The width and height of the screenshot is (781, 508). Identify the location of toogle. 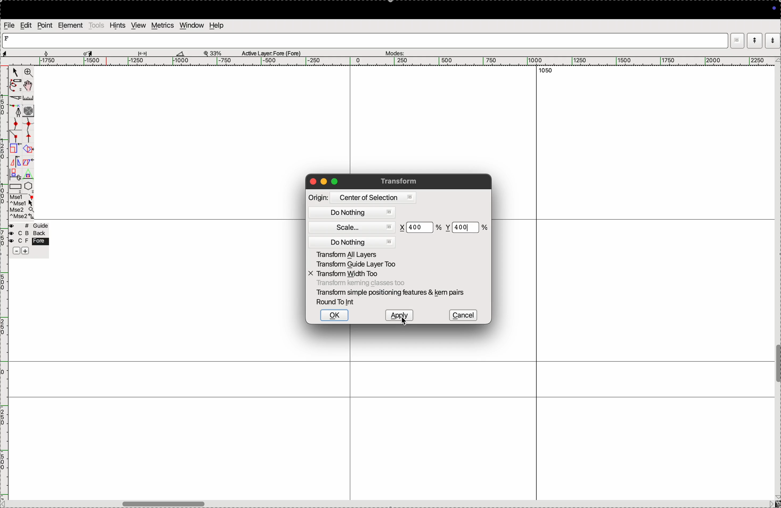
(177, 502).